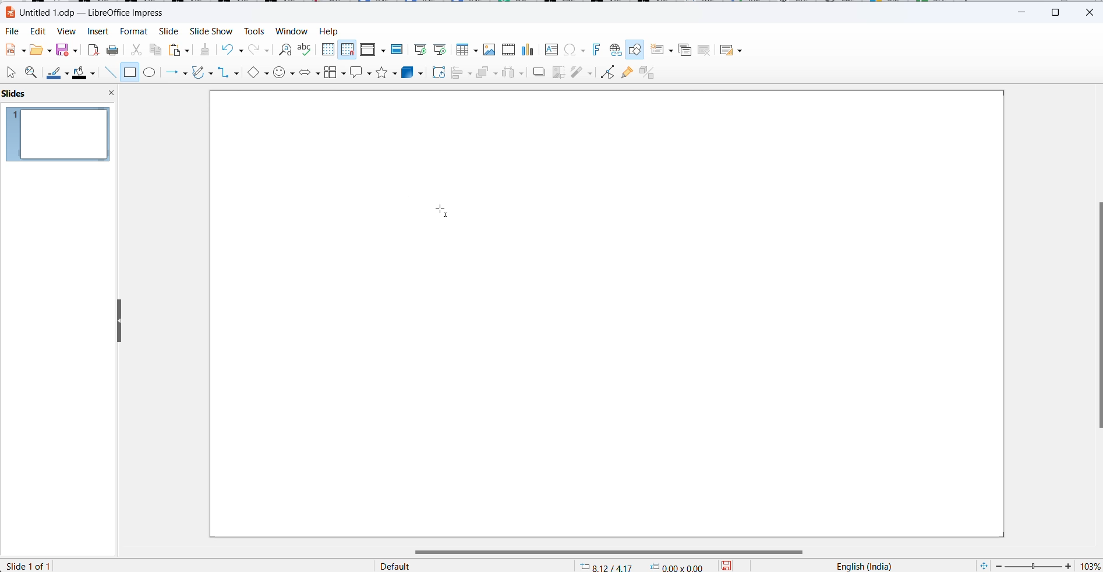 The height and width of the screenshot is (572, 1103). Describe the element at coordinates (413, 73) in the screenshot. I see `3d objects ` at that location.